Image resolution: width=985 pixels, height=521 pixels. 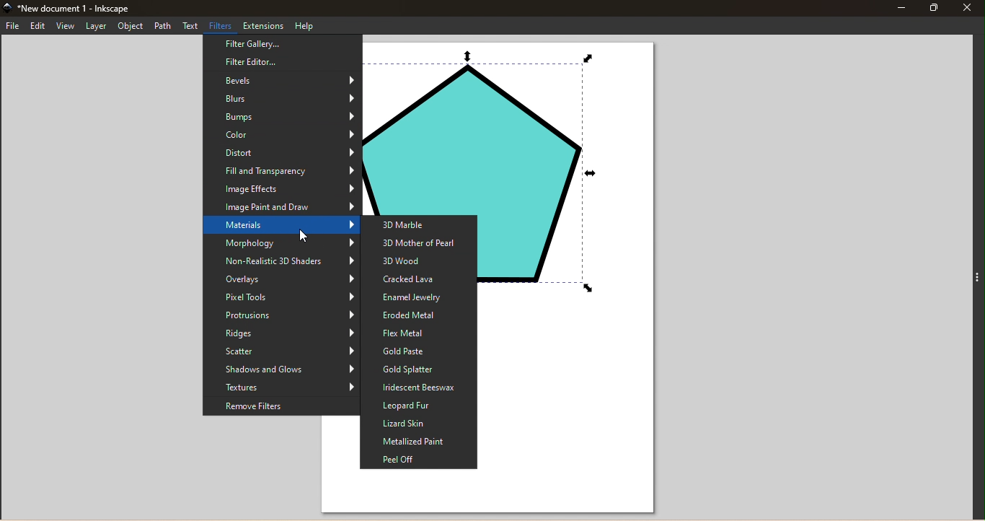 I want to click on Overlays, so click(x=281, y=281).